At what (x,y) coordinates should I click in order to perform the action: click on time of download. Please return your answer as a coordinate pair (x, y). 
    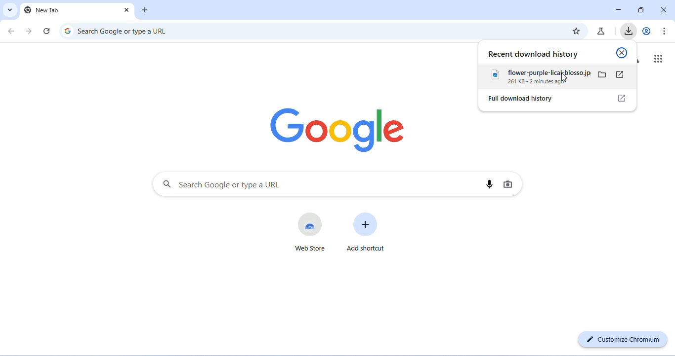
    Looking at the image, I should click on (549, 83).